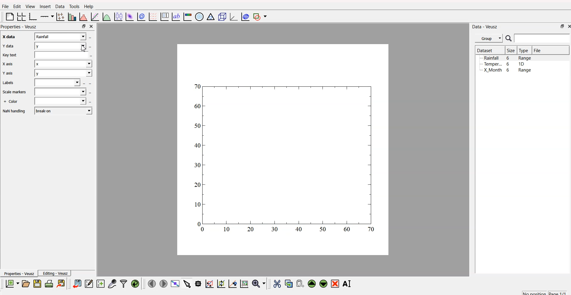 The height and width of the screenshot is (295, 571). Describe the element at coordinates (5, 7) in the screenshot. I see `Flle` at that location.